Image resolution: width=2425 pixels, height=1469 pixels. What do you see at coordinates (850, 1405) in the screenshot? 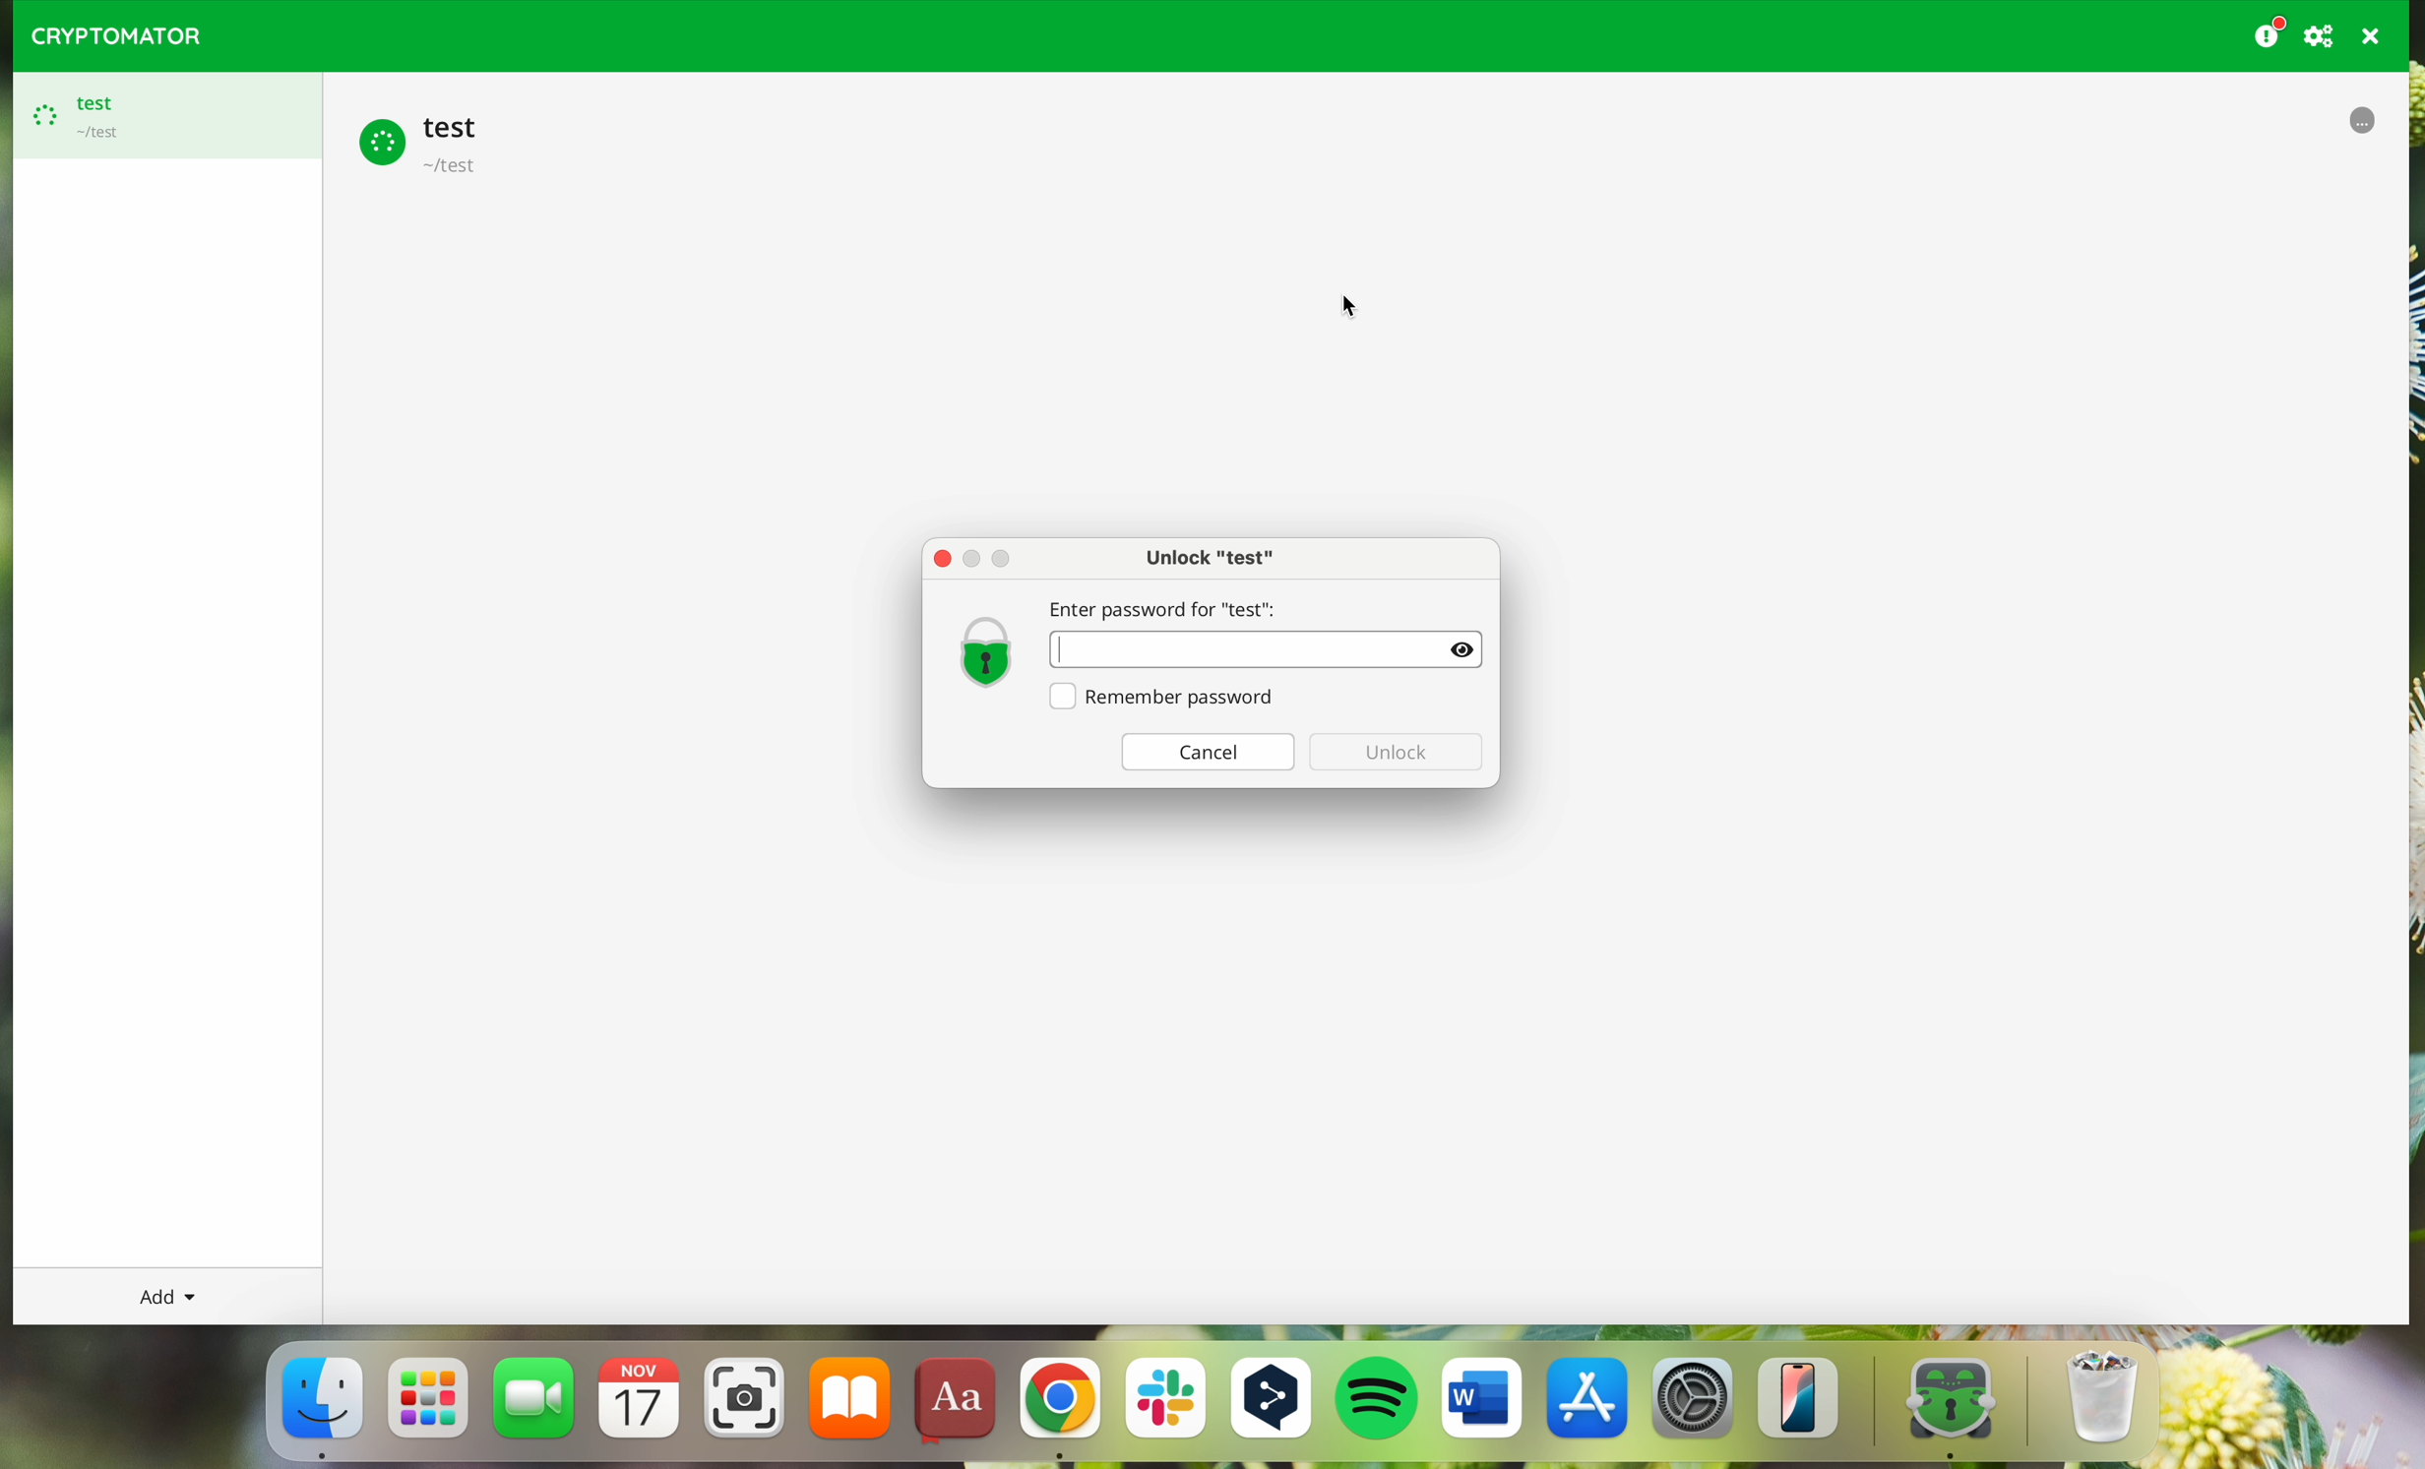
I see `iBooks` at bounding box center [850, 1405].